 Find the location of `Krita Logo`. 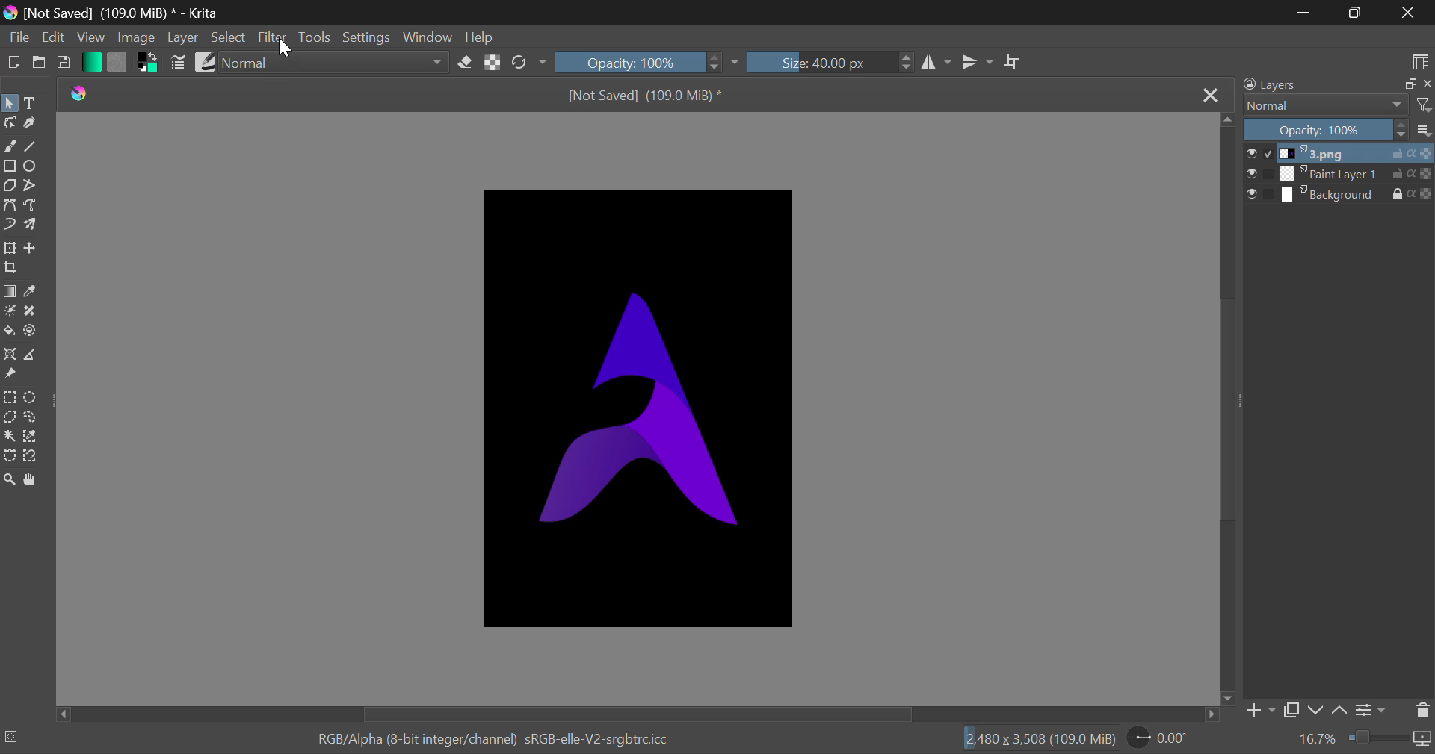

Krita Logo is located at coordinates (82, 95).